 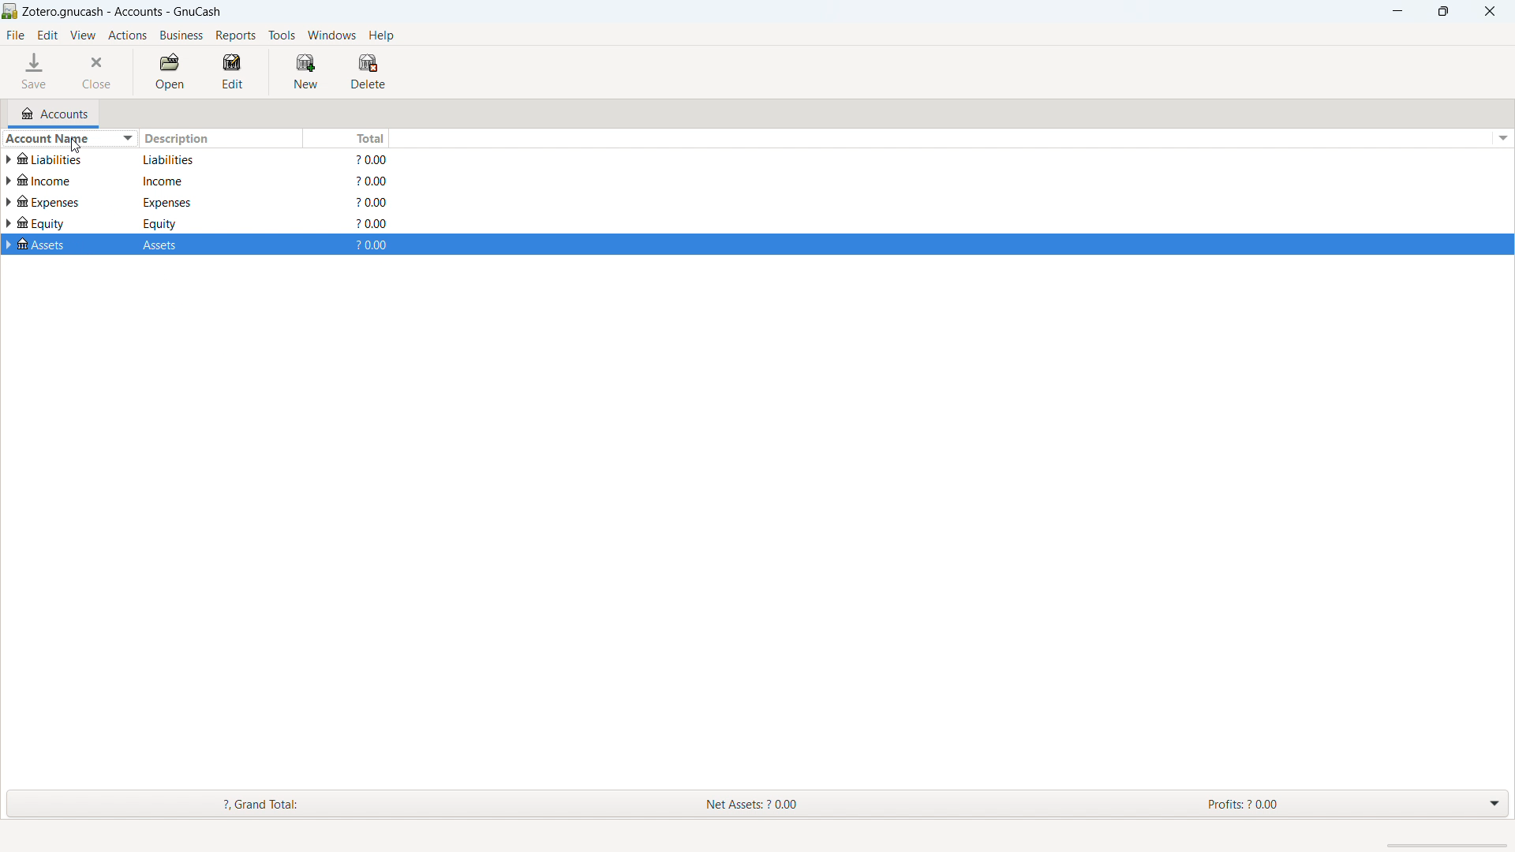 I want to click on cursor, so click(x=70, y=149).